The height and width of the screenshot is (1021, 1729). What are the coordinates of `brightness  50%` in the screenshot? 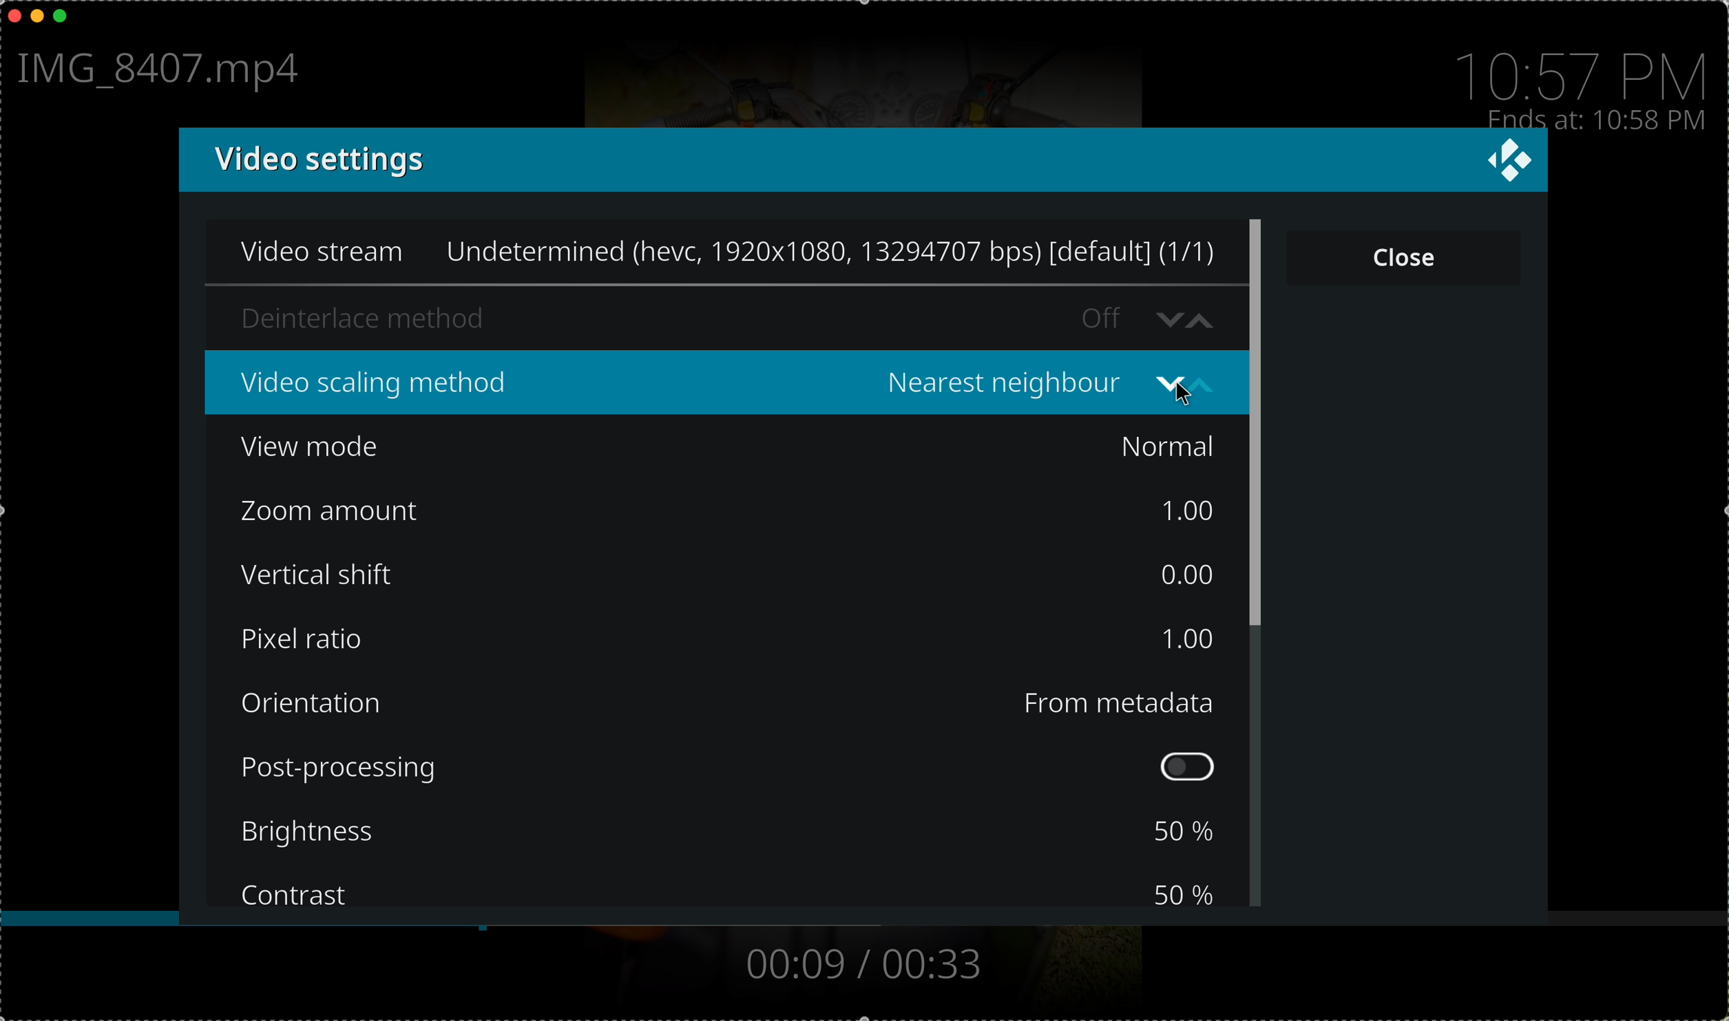 It's located at (733, 835).